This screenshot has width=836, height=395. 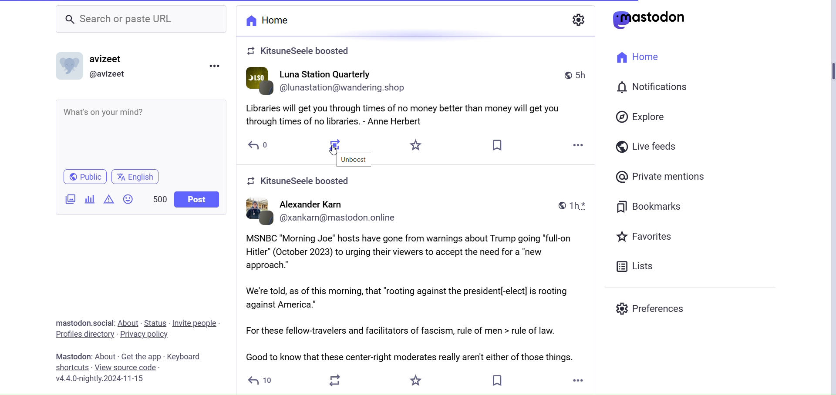 I want to click on Add Poll, so click(x=91, y=200).